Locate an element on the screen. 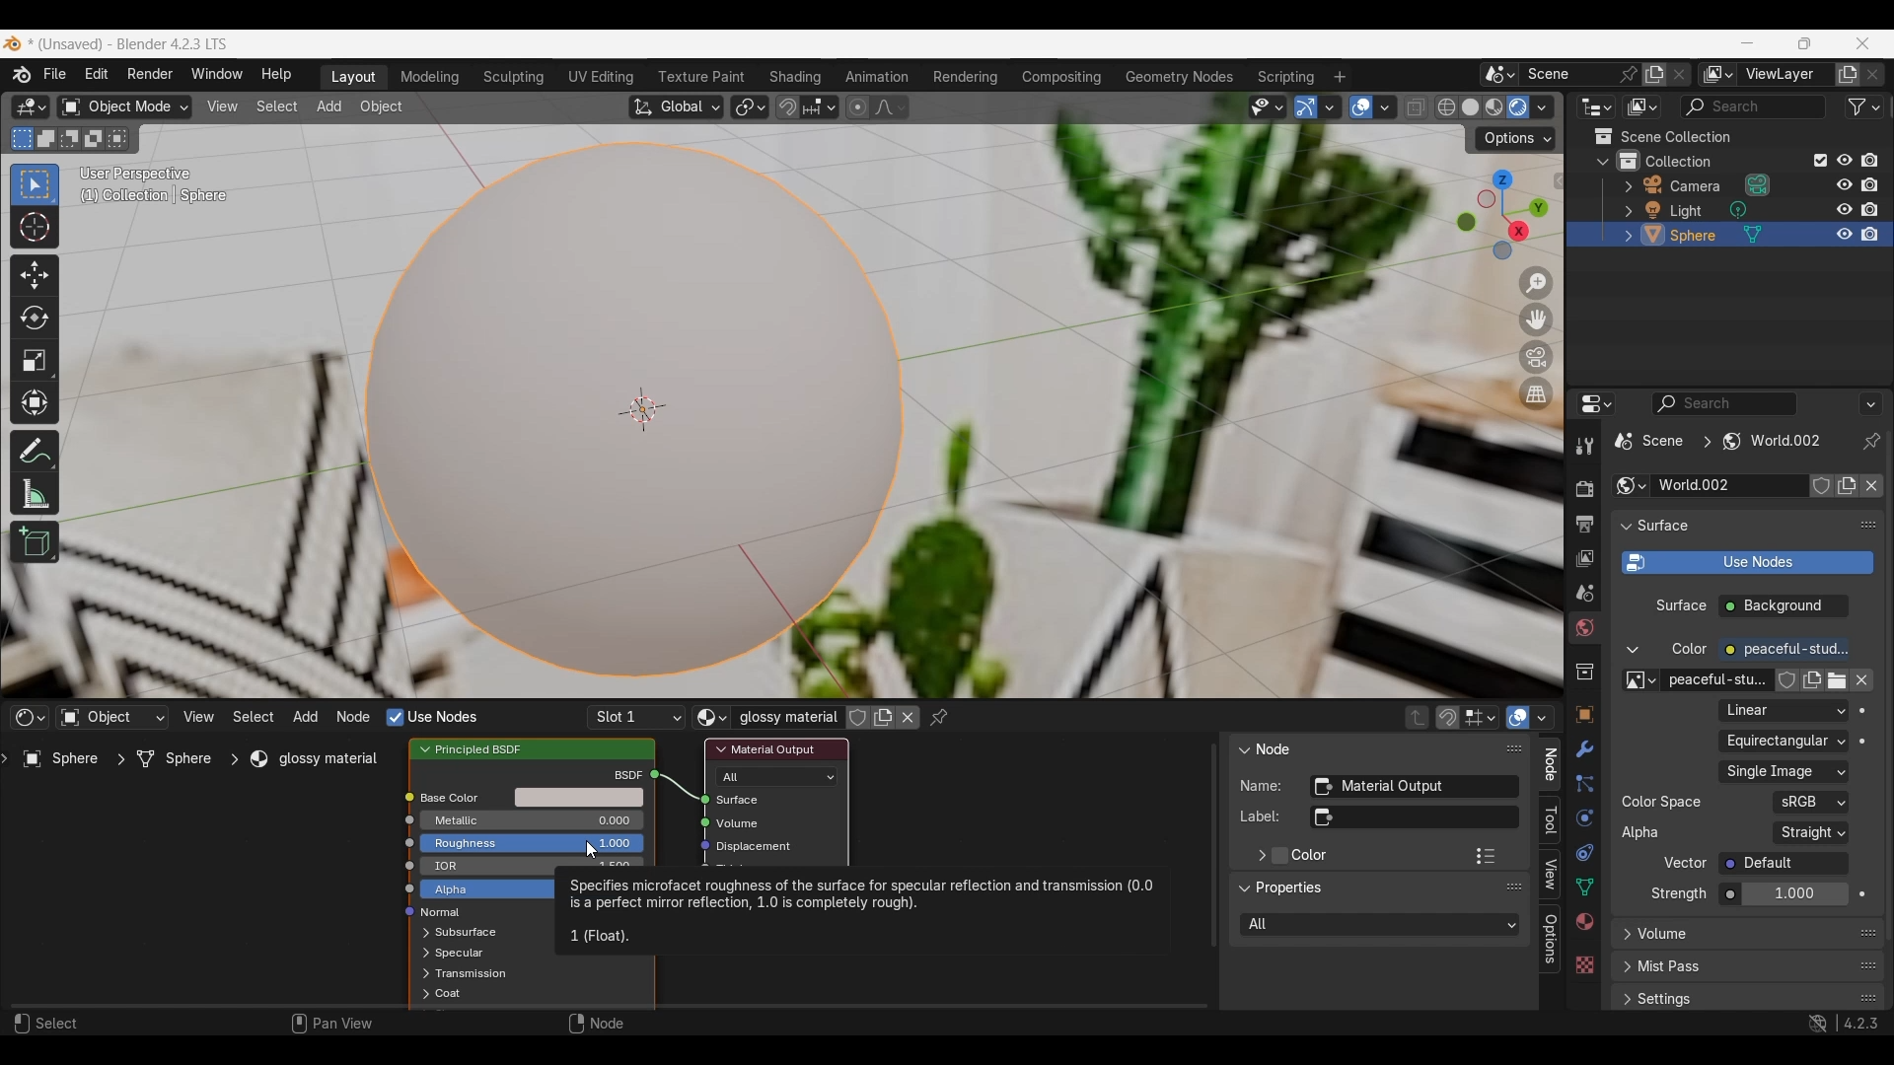 The height and width of the screenshot is (1065, 1894). Move the view is located at coordinates (1536, 320).